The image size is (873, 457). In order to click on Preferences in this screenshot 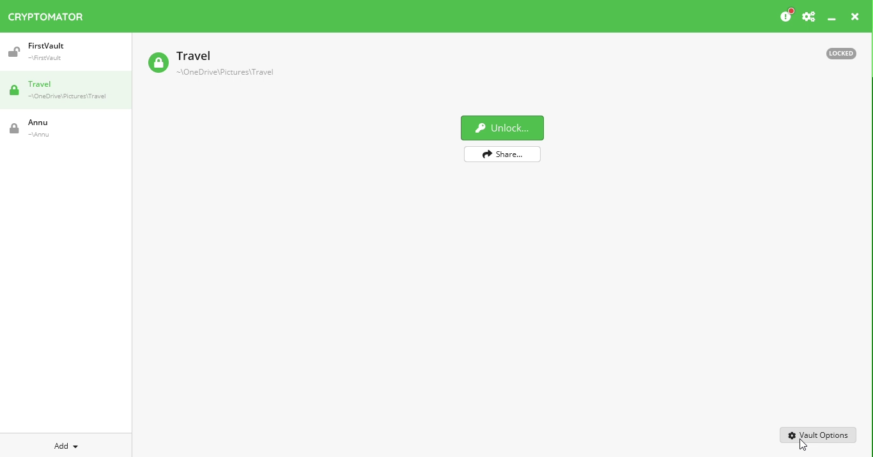, I will do `click(808, 17)`.